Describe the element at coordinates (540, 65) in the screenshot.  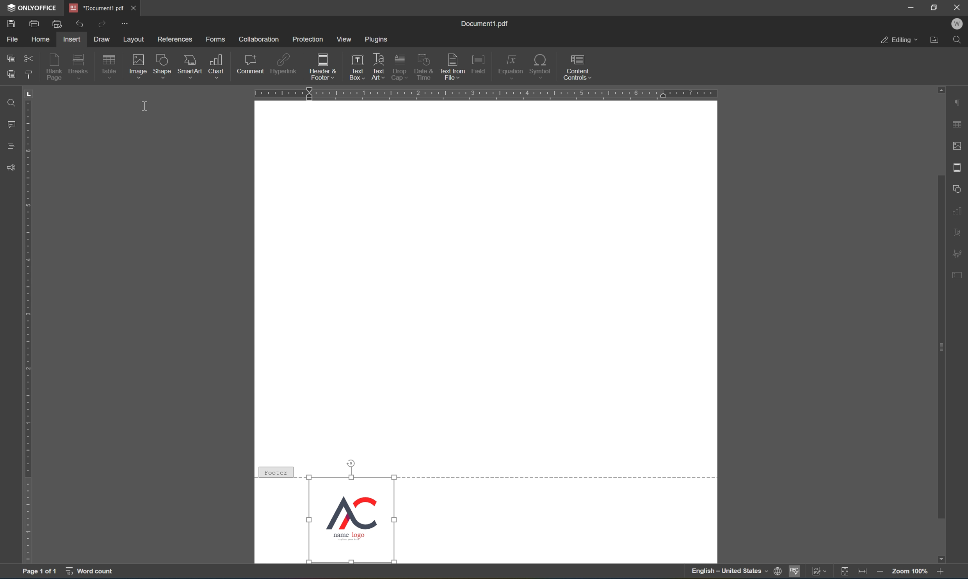
I see `symbol` at that location.